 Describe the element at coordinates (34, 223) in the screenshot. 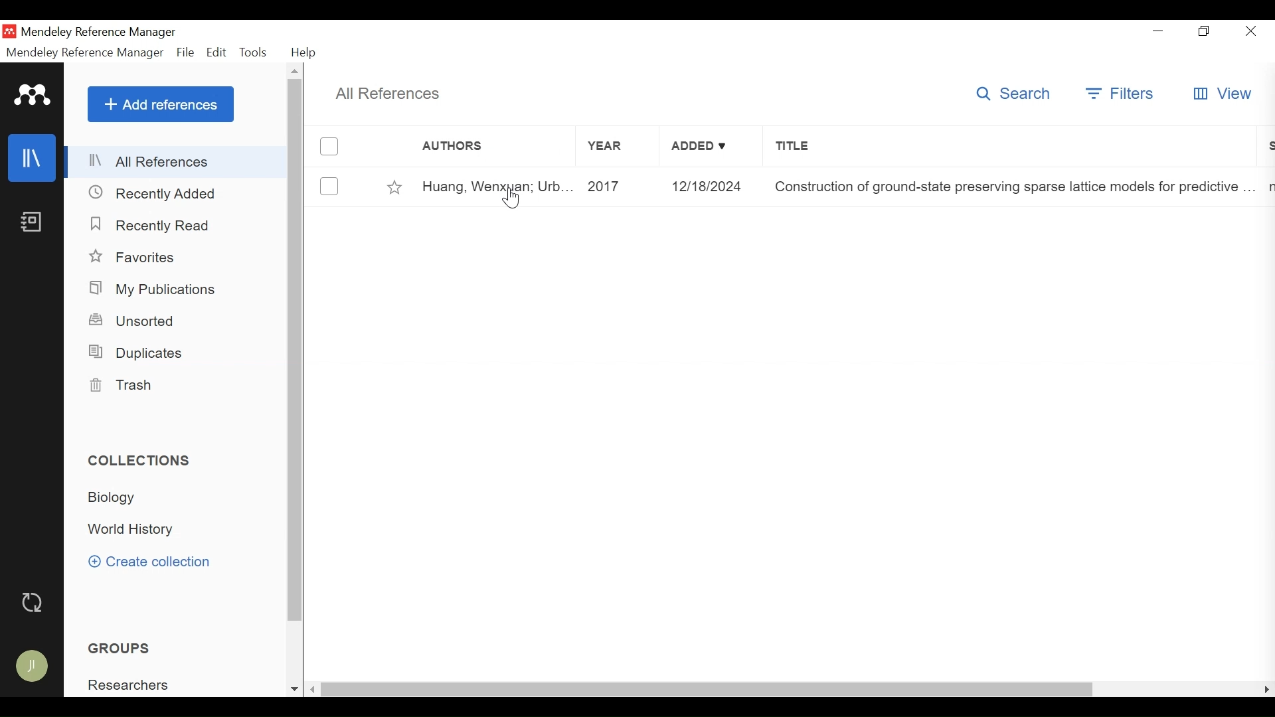

I see `Notebook` at that location.